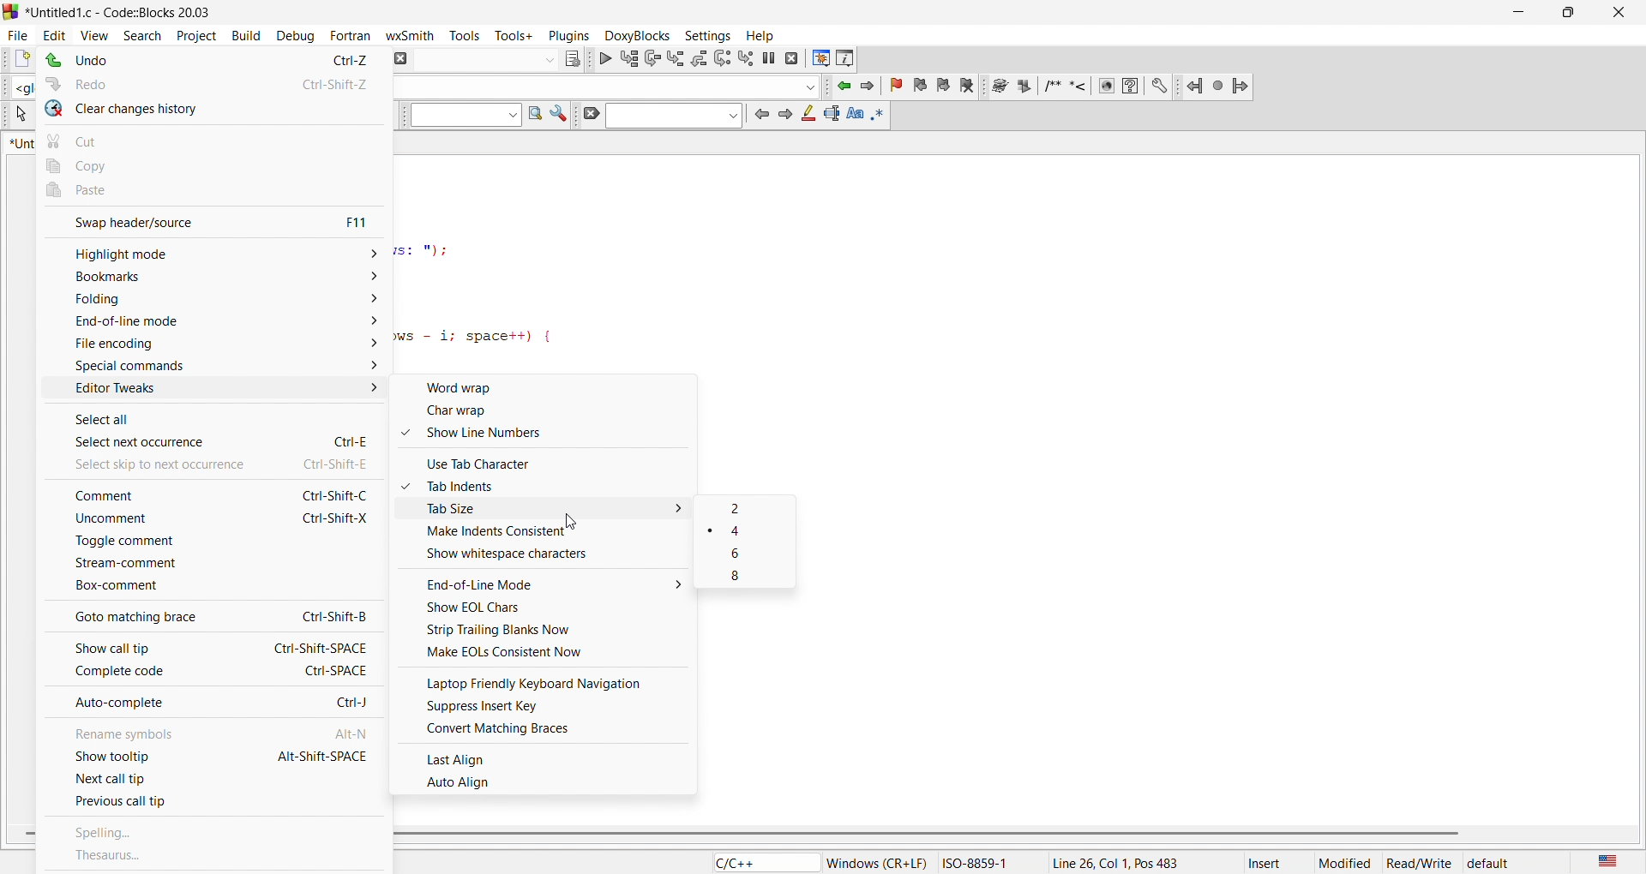 Image resolution: width=1646 pixels, height=874 pixels. Describe the element at coordinates (700, 57) in the screenshot. I see `debugging icon` at that location.